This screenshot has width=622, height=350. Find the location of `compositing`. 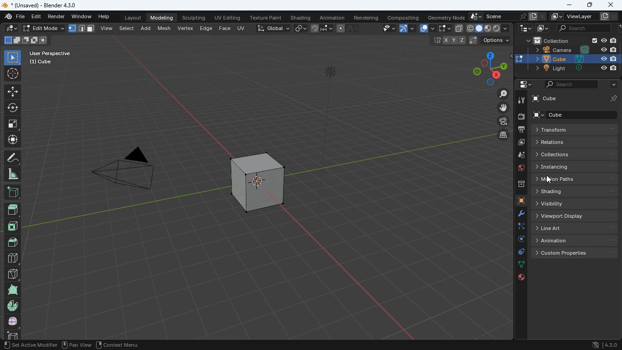

compositing is located at coordinates (404, 17).